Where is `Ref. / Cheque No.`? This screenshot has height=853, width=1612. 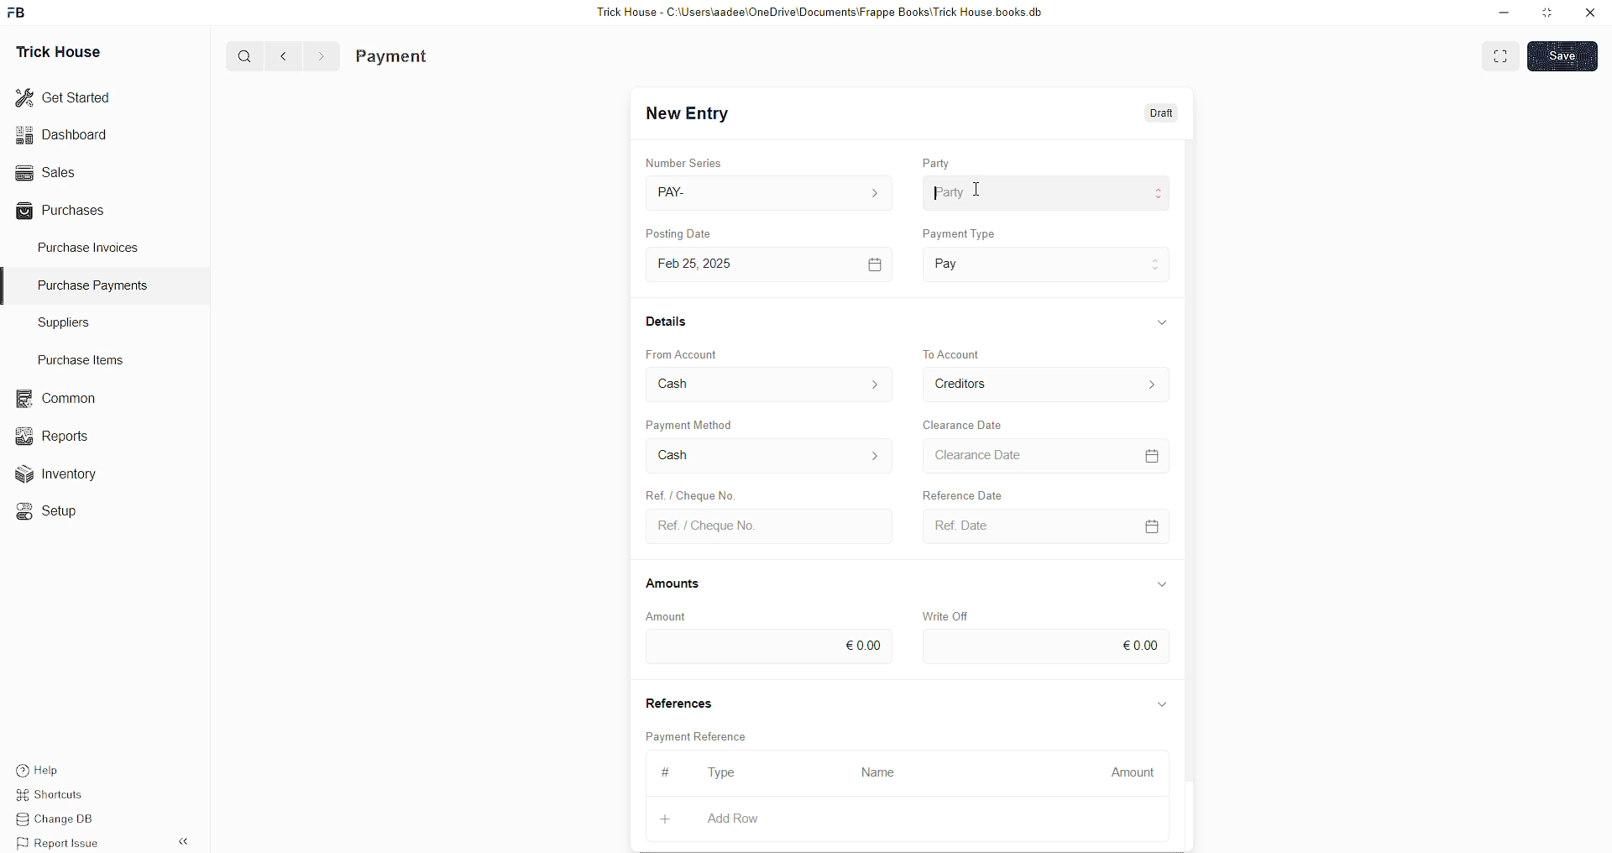 Ref. / Cheque No. is located at coordinates (707, 525).